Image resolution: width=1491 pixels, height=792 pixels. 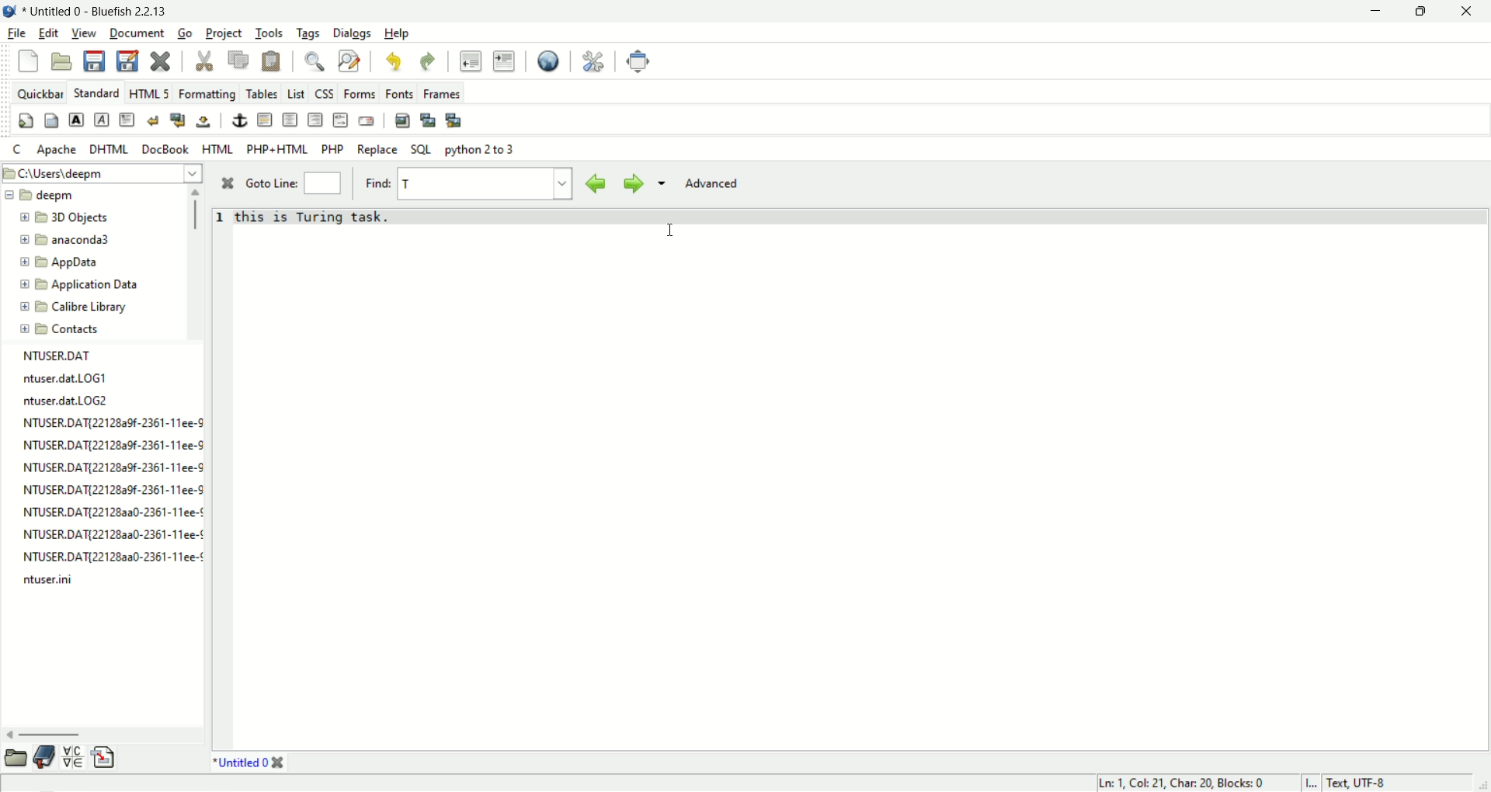 What do you see at coordinates (57, 149) in the screenshot?
I see `apache` at bounding box center [57, 149].